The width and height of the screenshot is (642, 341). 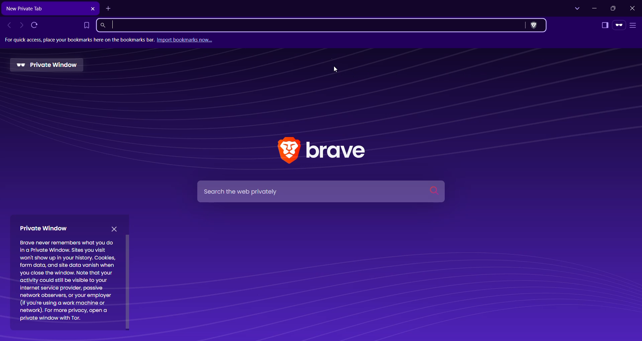 I want to click on Search Bar, so click(x=320, y=192).